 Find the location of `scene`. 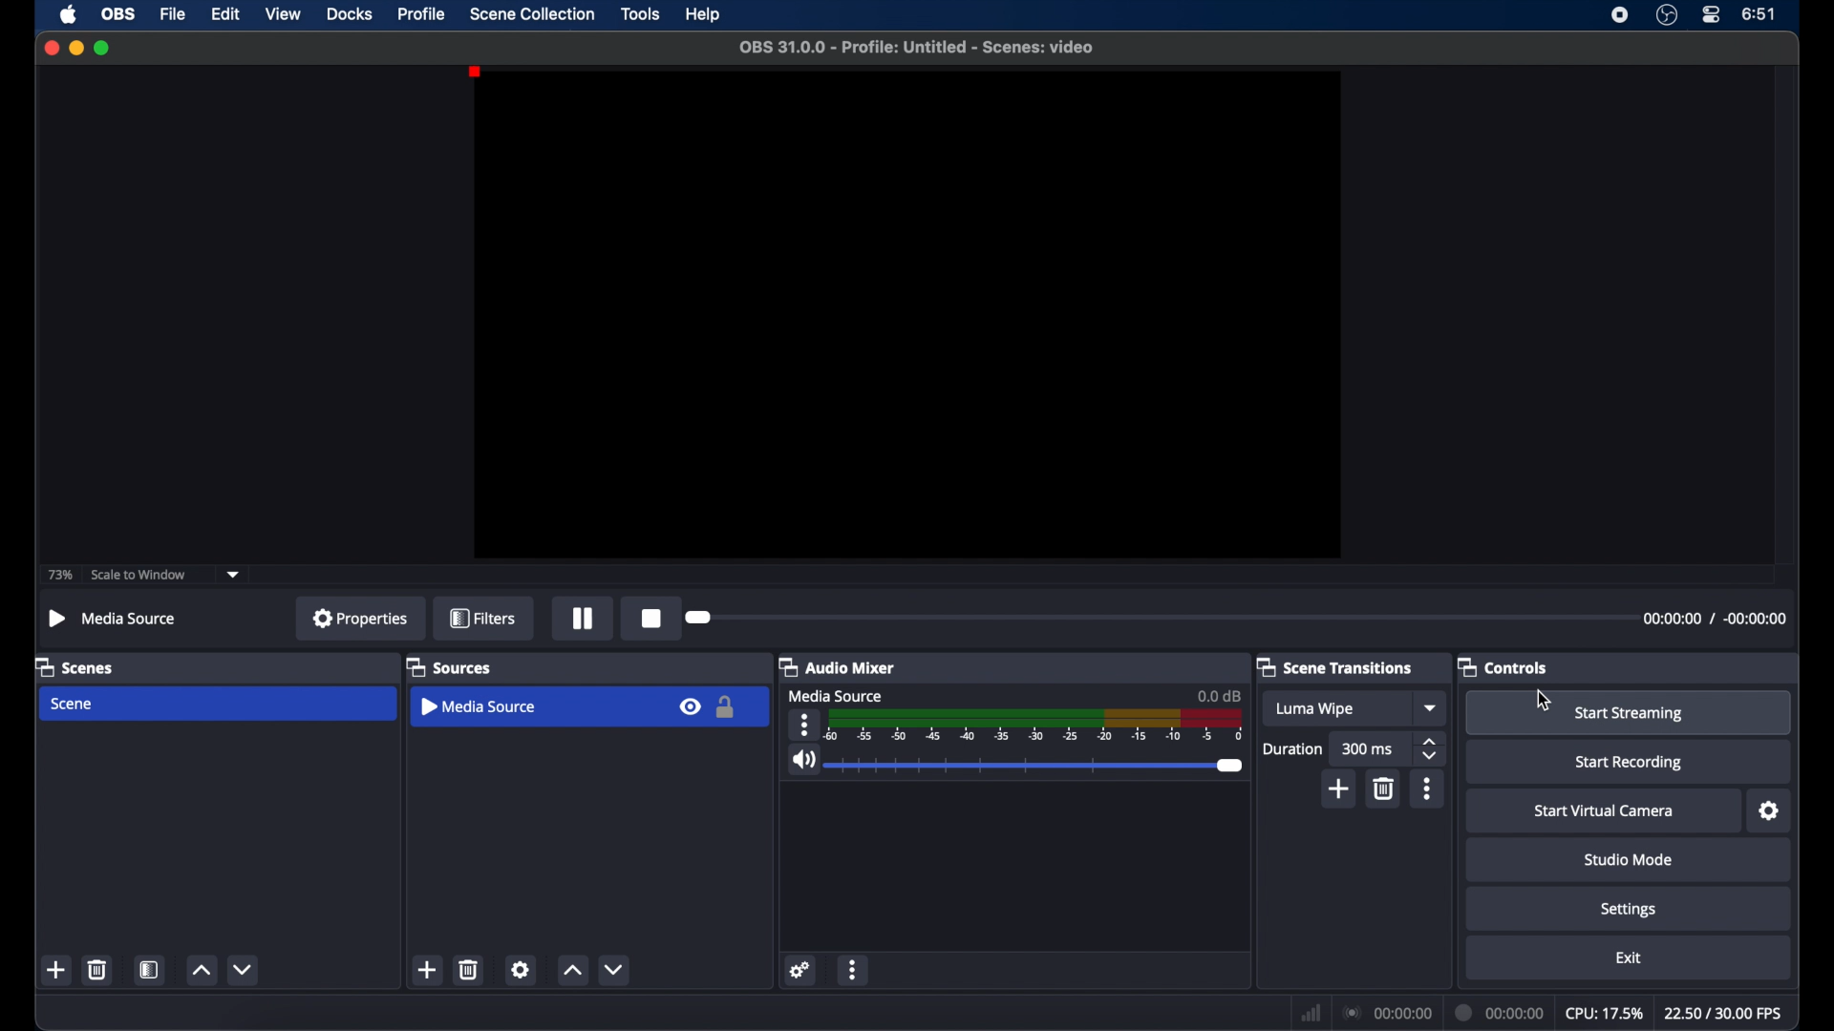

scene is located at coordinates (74, 705).